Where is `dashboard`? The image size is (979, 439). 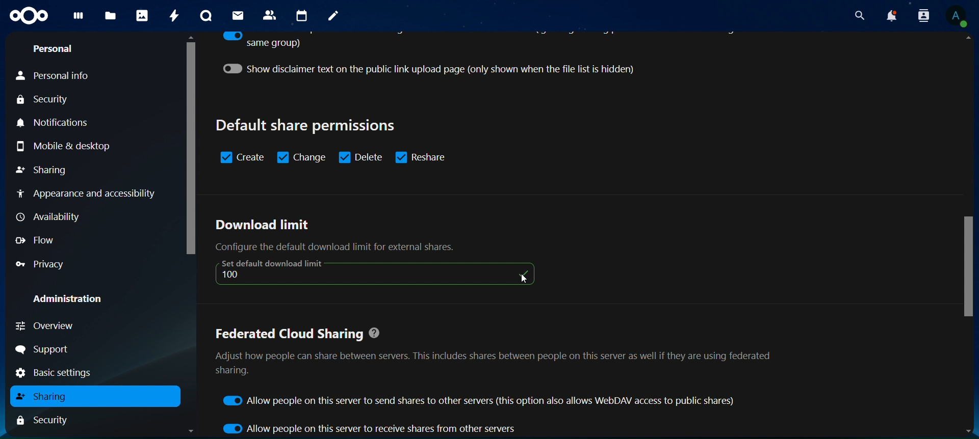
dashboard is located at coordinates (79, 18).